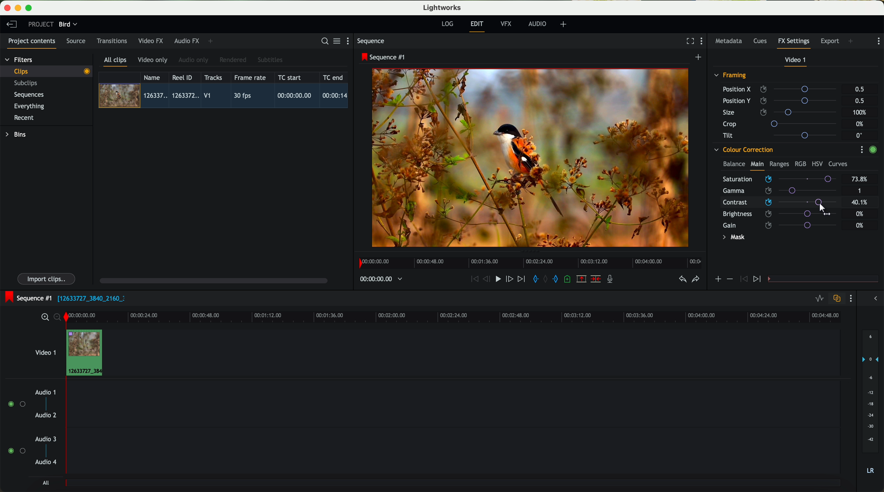  Describe the element at coordinates (689, 41) in the screenshot. I see `fullscreen` at that location.